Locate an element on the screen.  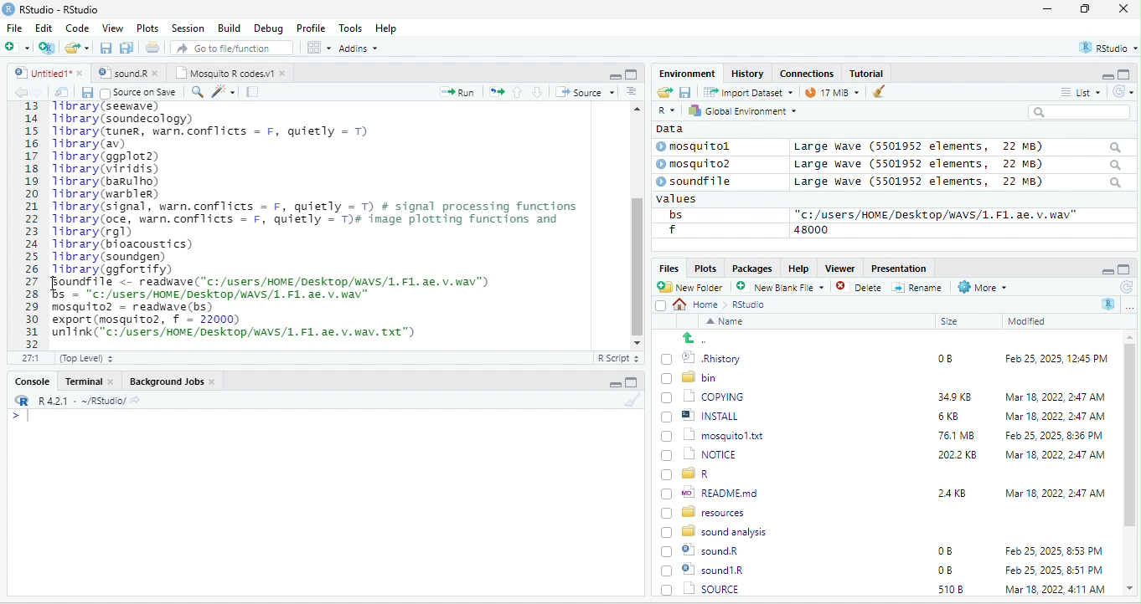
BD resources is located at coordinates (706, 510).